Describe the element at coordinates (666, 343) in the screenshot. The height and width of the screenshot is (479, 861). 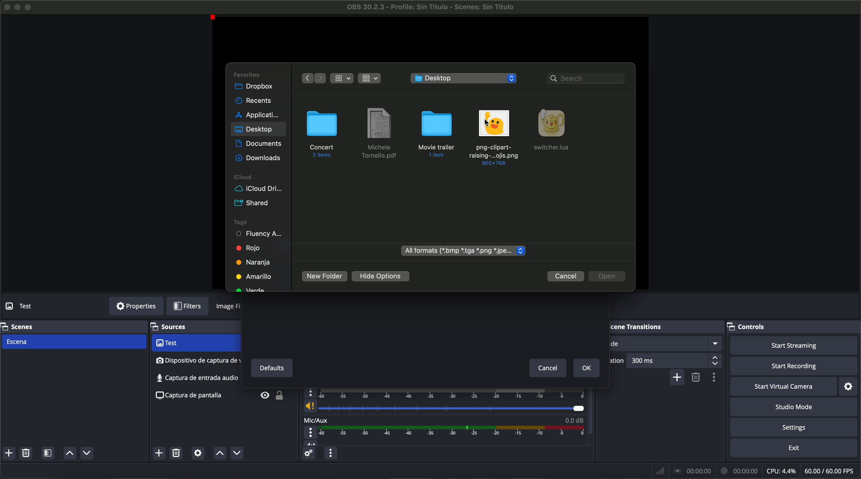
I see `fade` at that location.